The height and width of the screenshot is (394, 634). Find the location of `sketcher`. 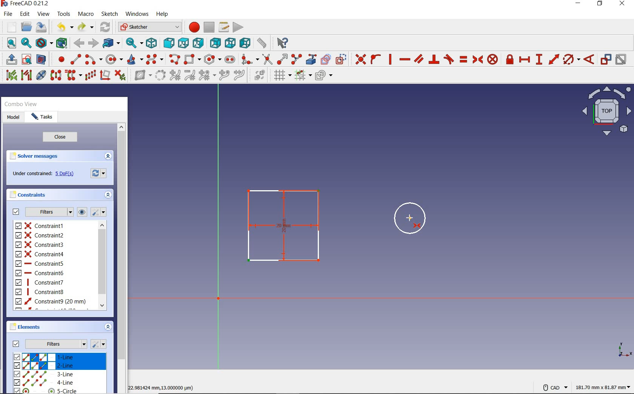

sketcher is located at coordinates (149, 27).